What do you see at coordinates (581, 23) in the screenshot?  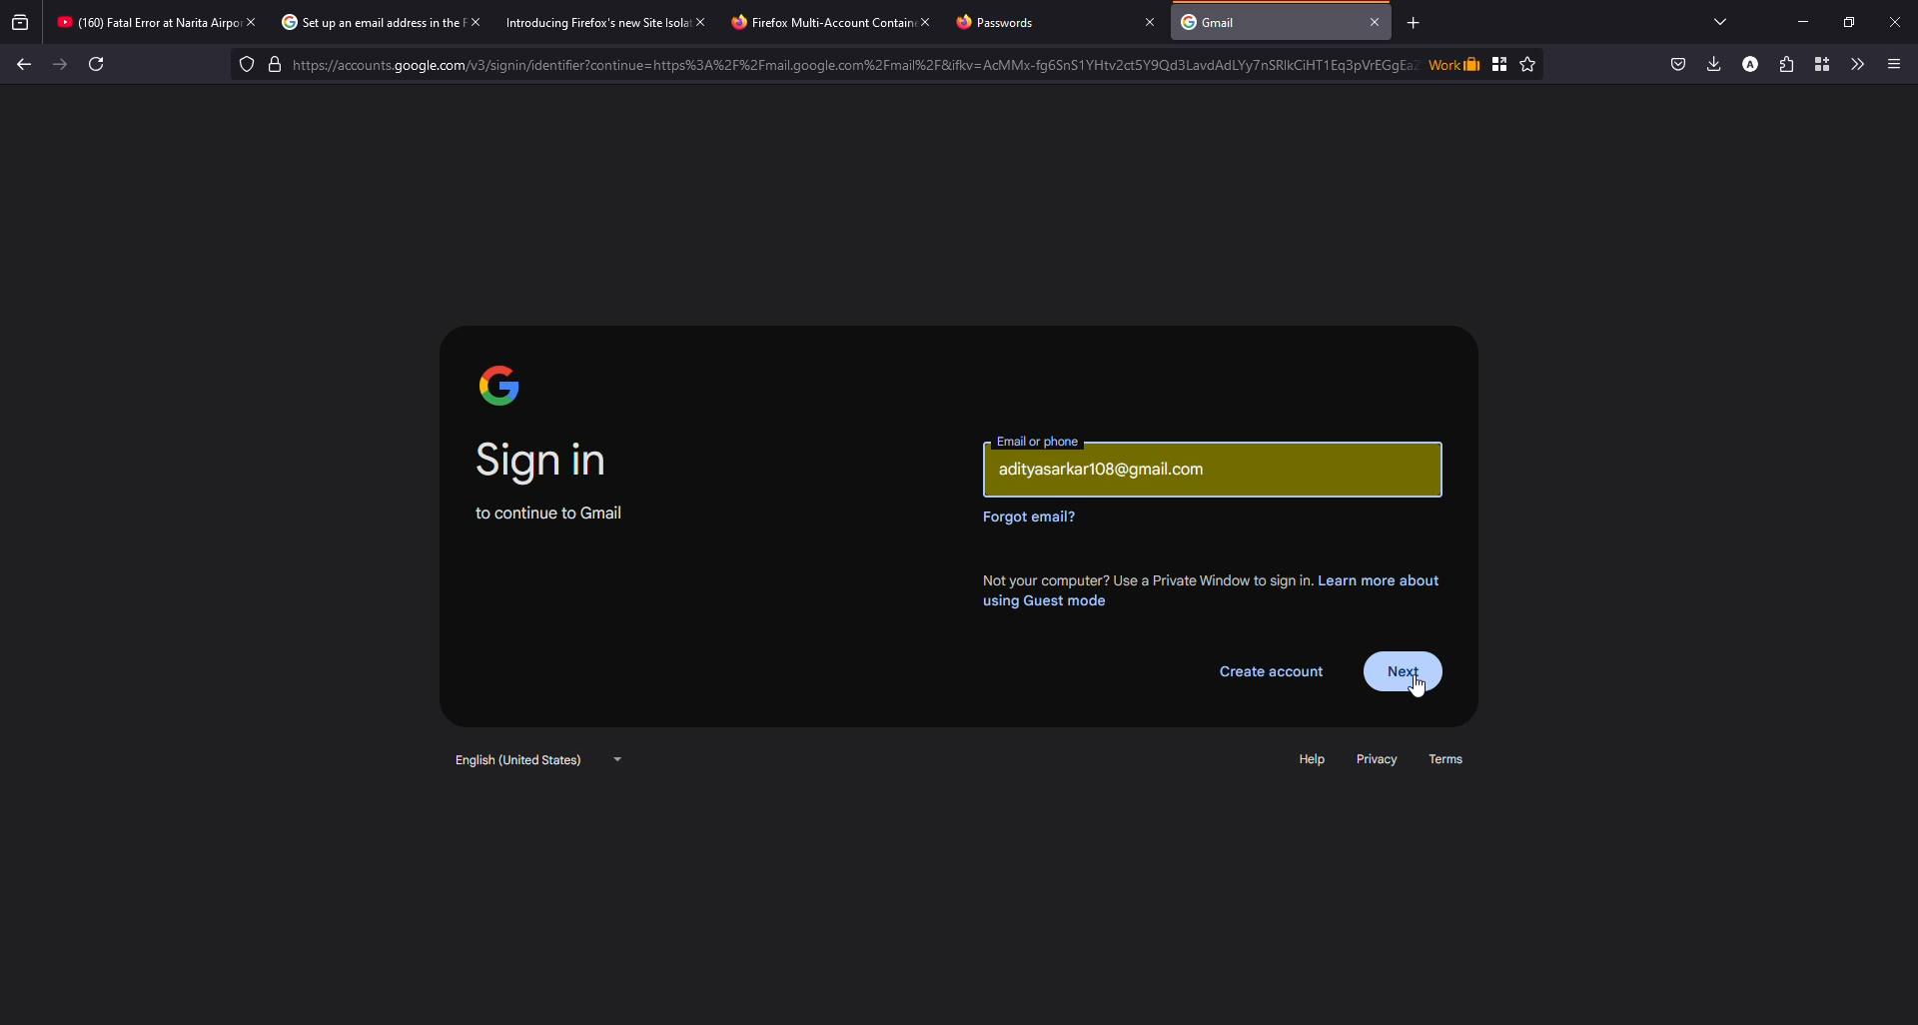 I see `Introducing Firefox's new Site` at bounding box center [581, 23].